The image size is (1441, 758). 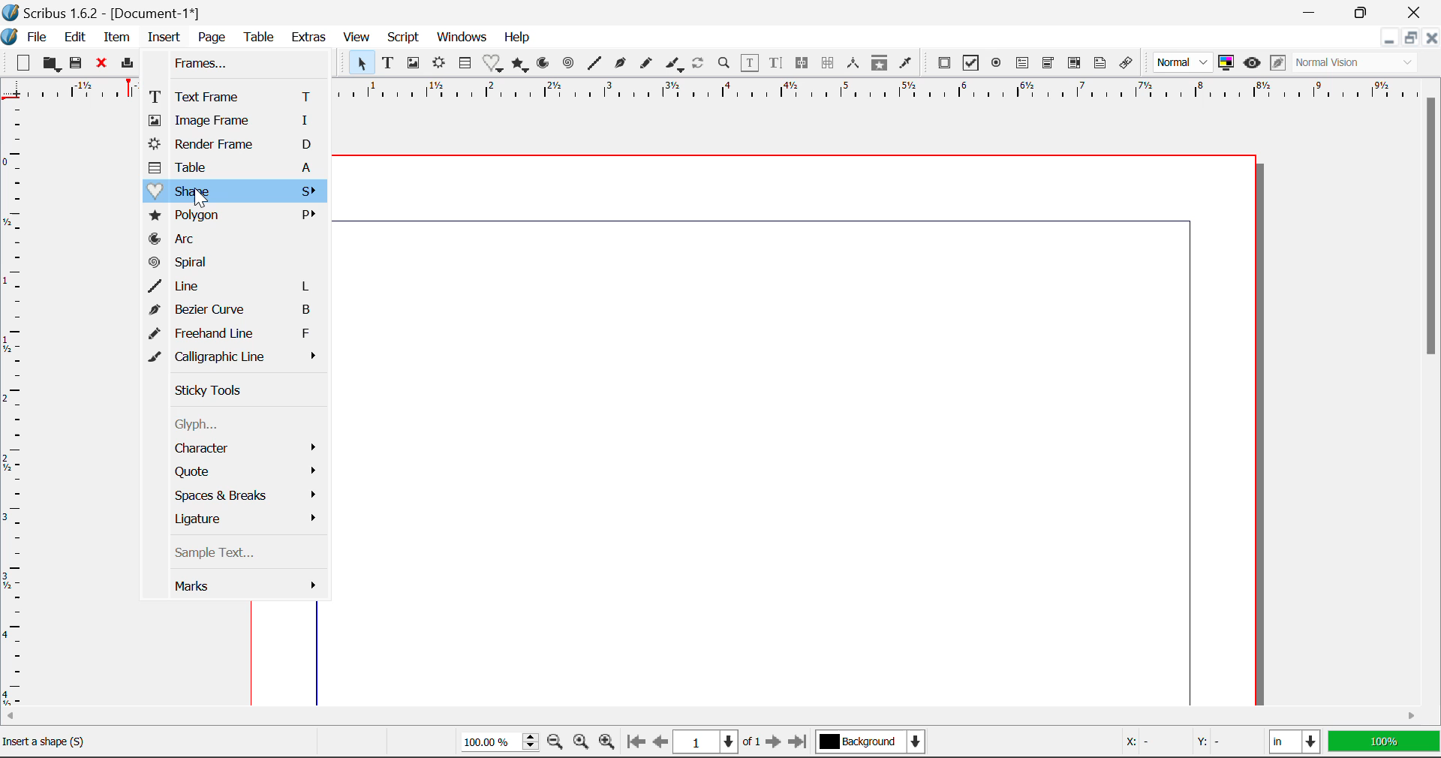 I want to click on Edit Text in Story Editor, so click(x=776, y=65).